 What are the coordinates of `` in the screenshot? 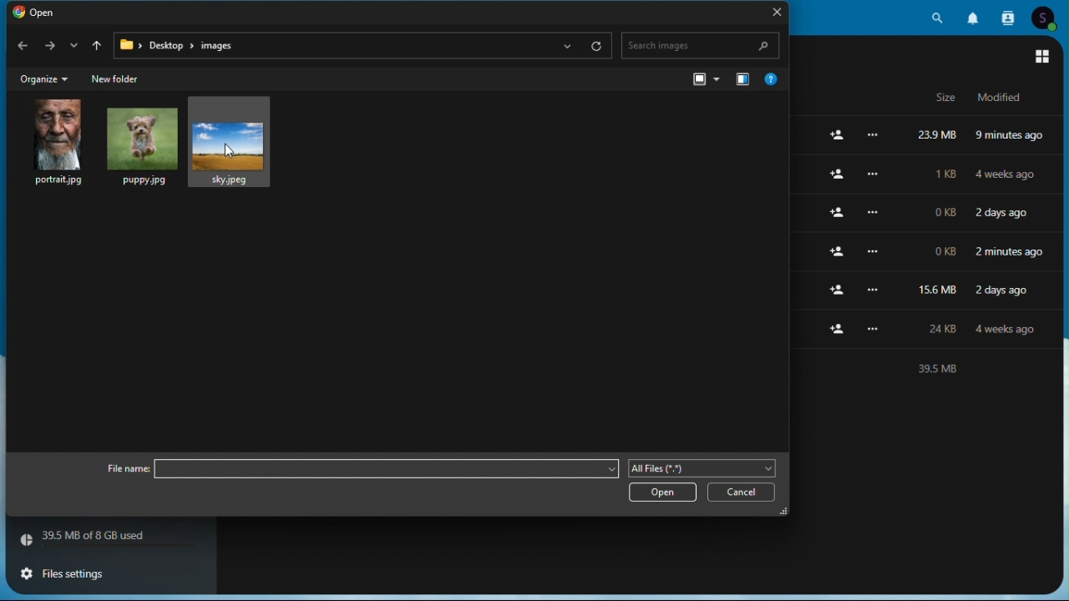 It's located at (930, 250).